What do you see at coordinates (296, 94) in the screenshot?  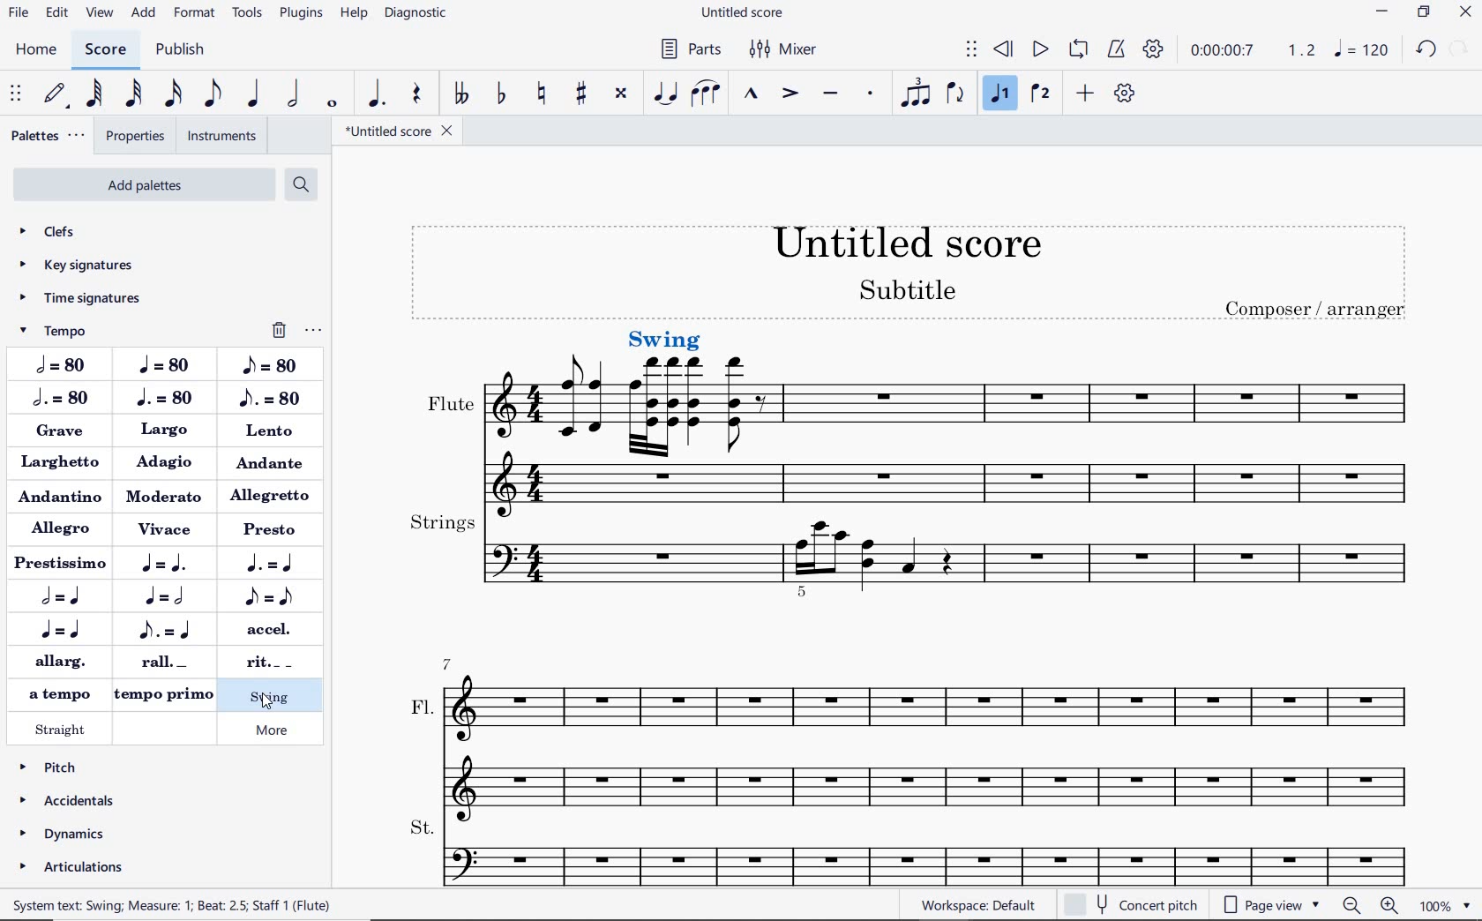 I see `HALF NOTE` at bounding box center [296, 94].